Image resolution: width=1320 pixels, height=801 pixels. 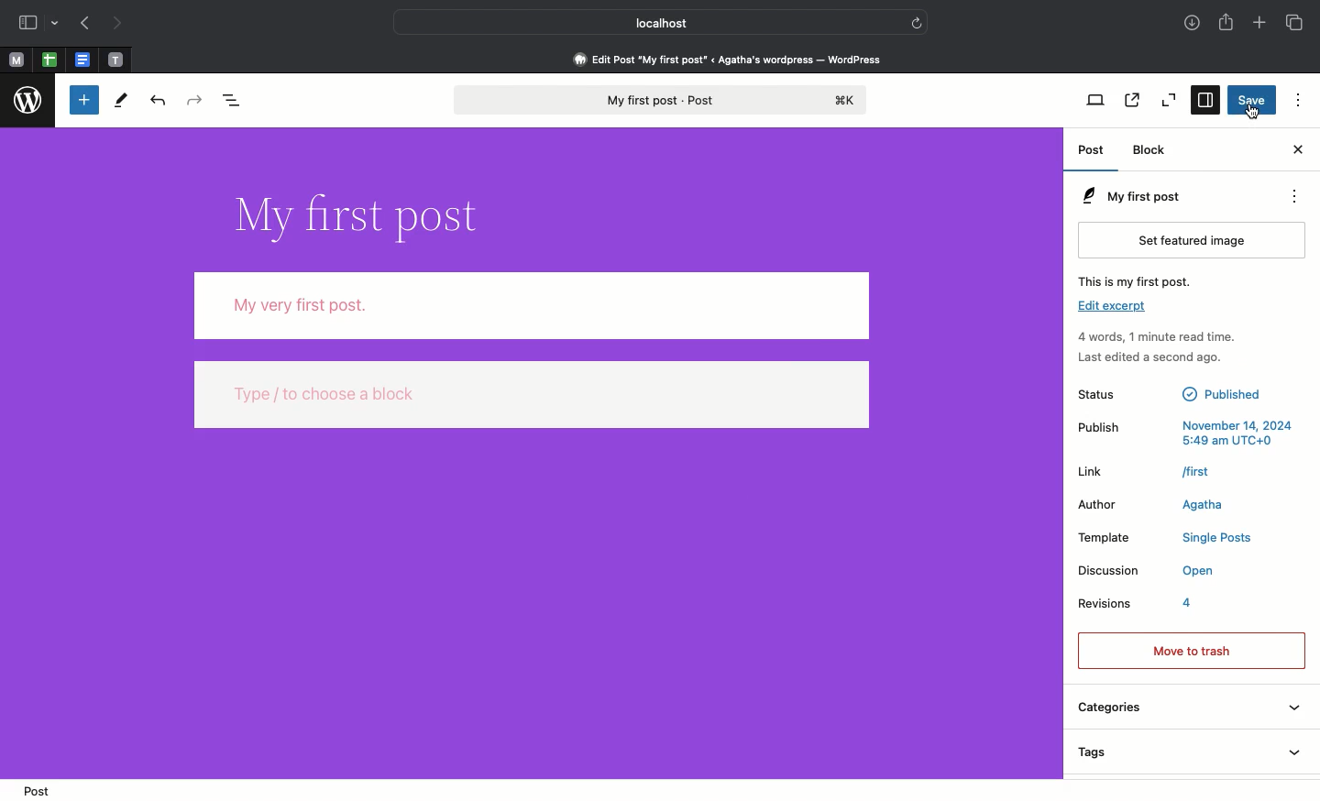 I want to click on Discussion, so click(x=1148, y=570).